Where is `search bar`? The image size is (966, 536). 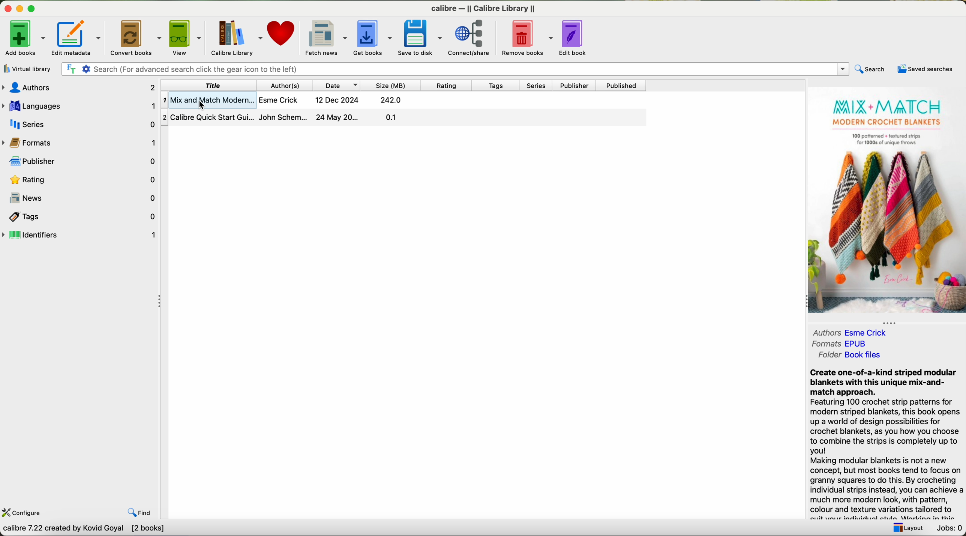
search bar is located at coordinates (453, 68).